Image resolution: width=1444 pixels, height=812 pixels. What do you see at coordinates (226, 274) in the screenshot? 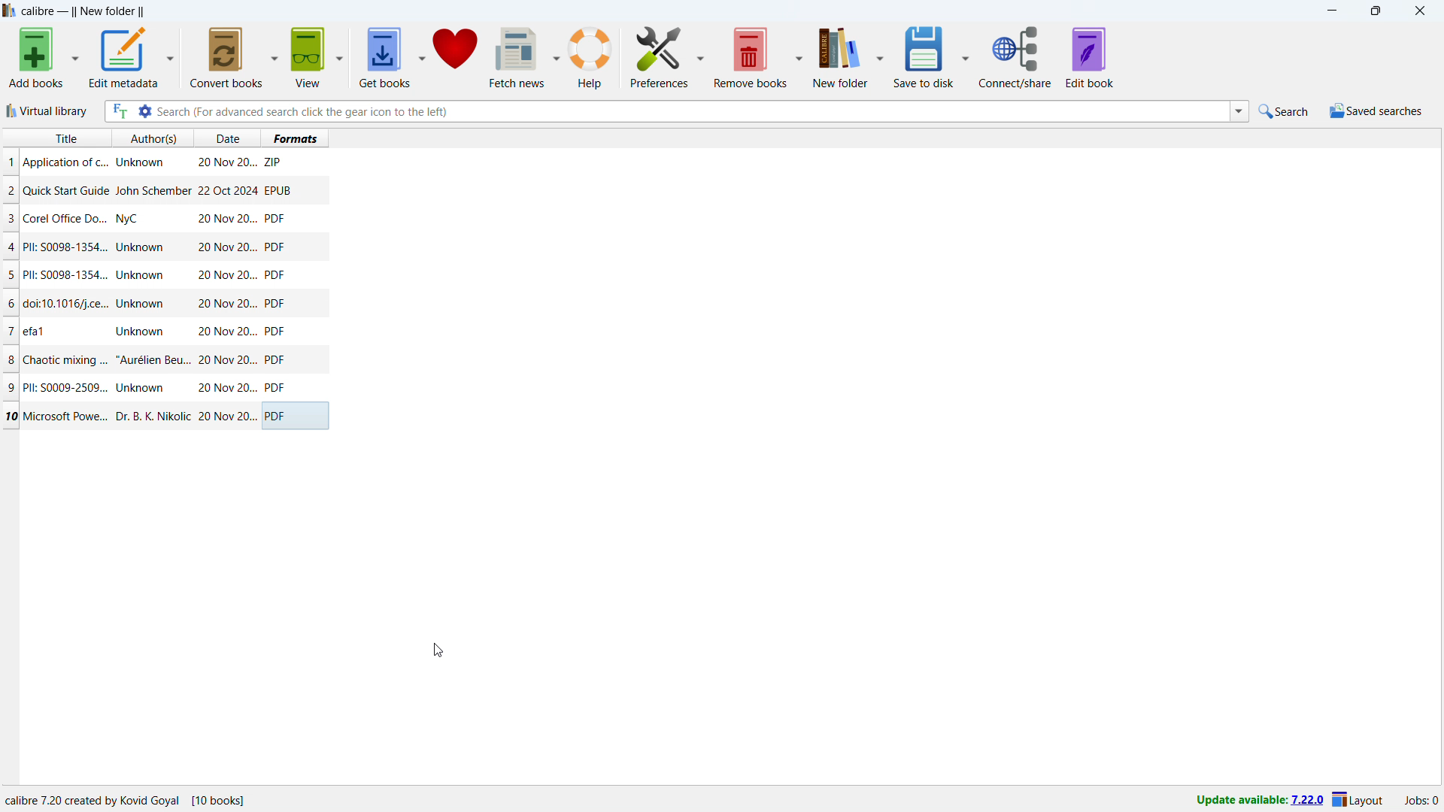
I see `20 Nov 20...` at bounding box center [226, 274].